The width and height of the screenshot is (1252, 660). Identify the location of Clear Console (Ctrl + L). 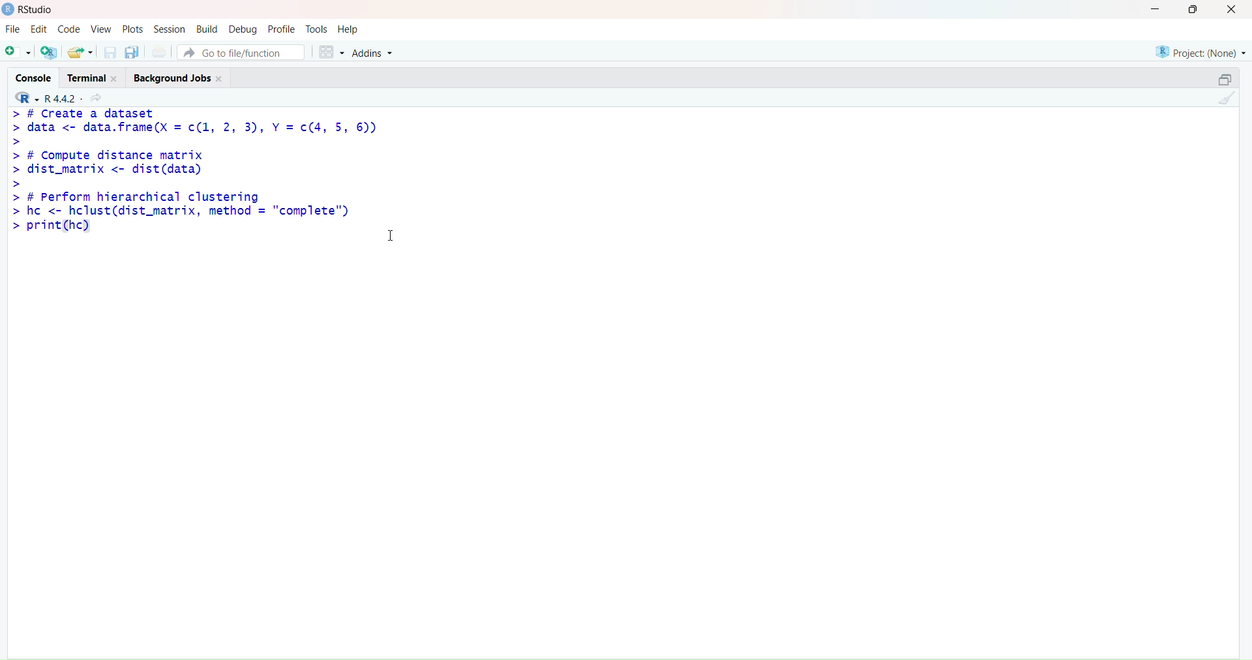
(1226, 98).